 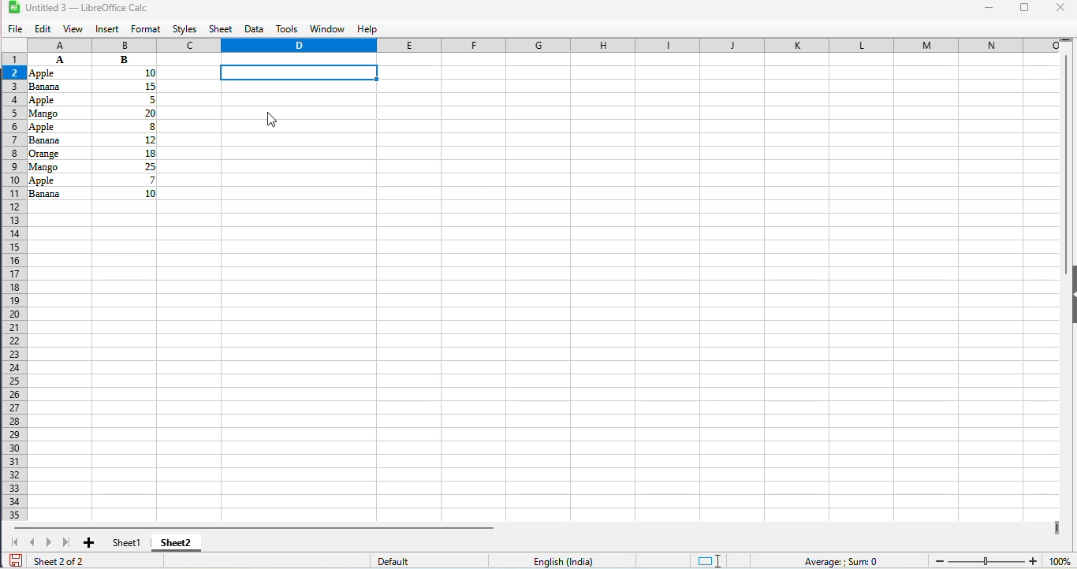 I want to click on scroll to next sheet, so click(x=50, y=542).